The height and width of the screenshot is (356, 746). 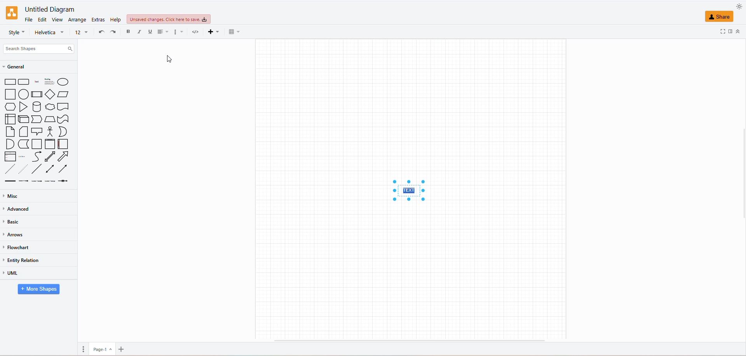 What do you see at coordinates (102, 31) in the screenshot?
I see `undo` at bounding box center [102, 31].